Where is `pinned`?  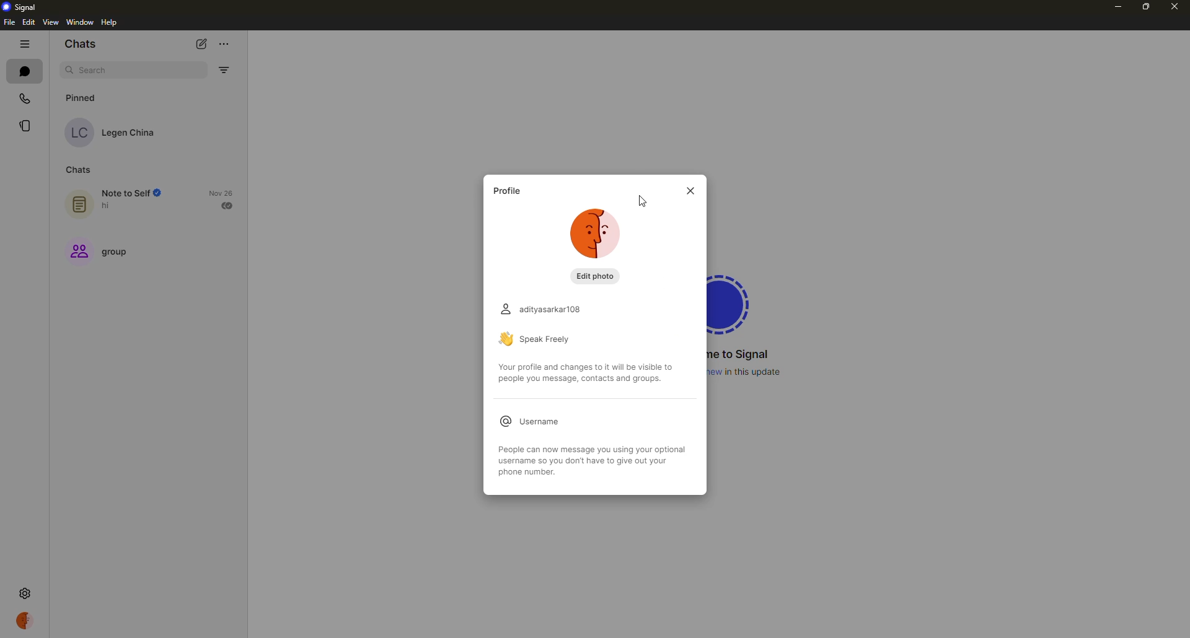
pinned is located at coordinates (84, 97).